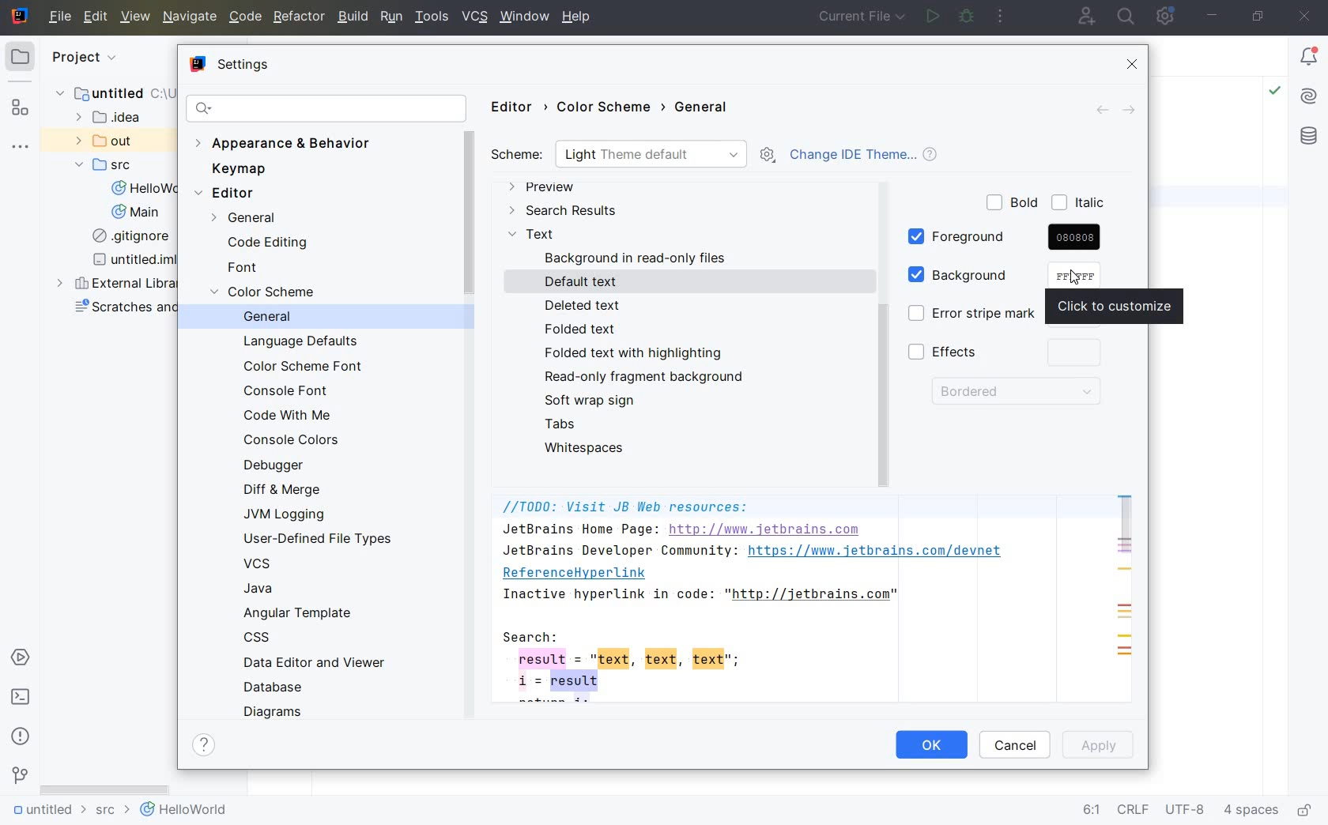 This screenshot has width=1328, height=825. What do you see at coordinates (517, 107) in the screenshot?
I see `EDITOR` at bounding box center [517, 107].